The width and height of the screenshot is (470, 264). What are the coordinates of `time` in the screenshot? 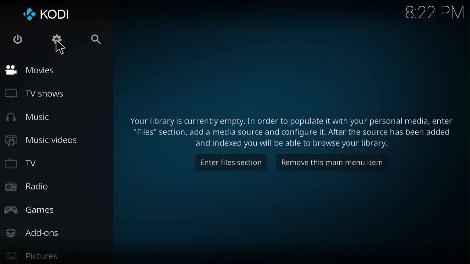 It's located at (434, 12).